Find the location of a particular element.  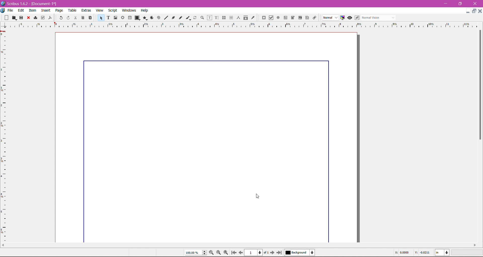

Line is located at coordinates (166, 17).